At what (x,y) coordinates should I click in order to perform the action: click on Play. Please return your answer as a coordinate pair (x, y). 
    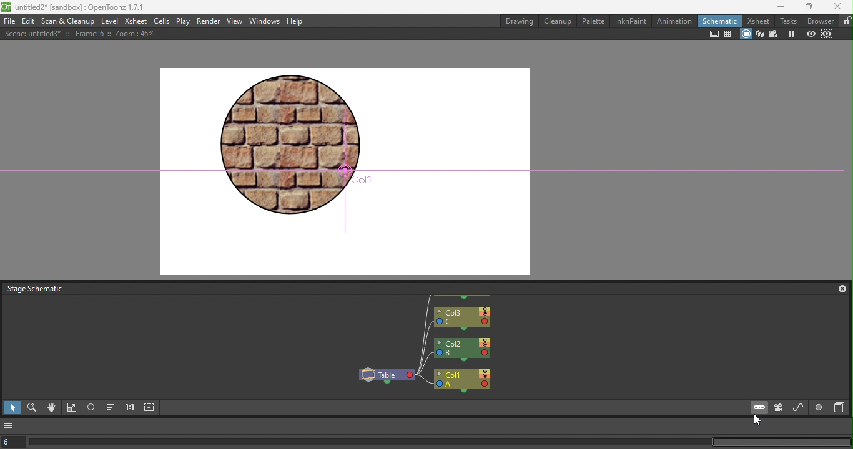
    Looking at the image, I should click on (183, 21).